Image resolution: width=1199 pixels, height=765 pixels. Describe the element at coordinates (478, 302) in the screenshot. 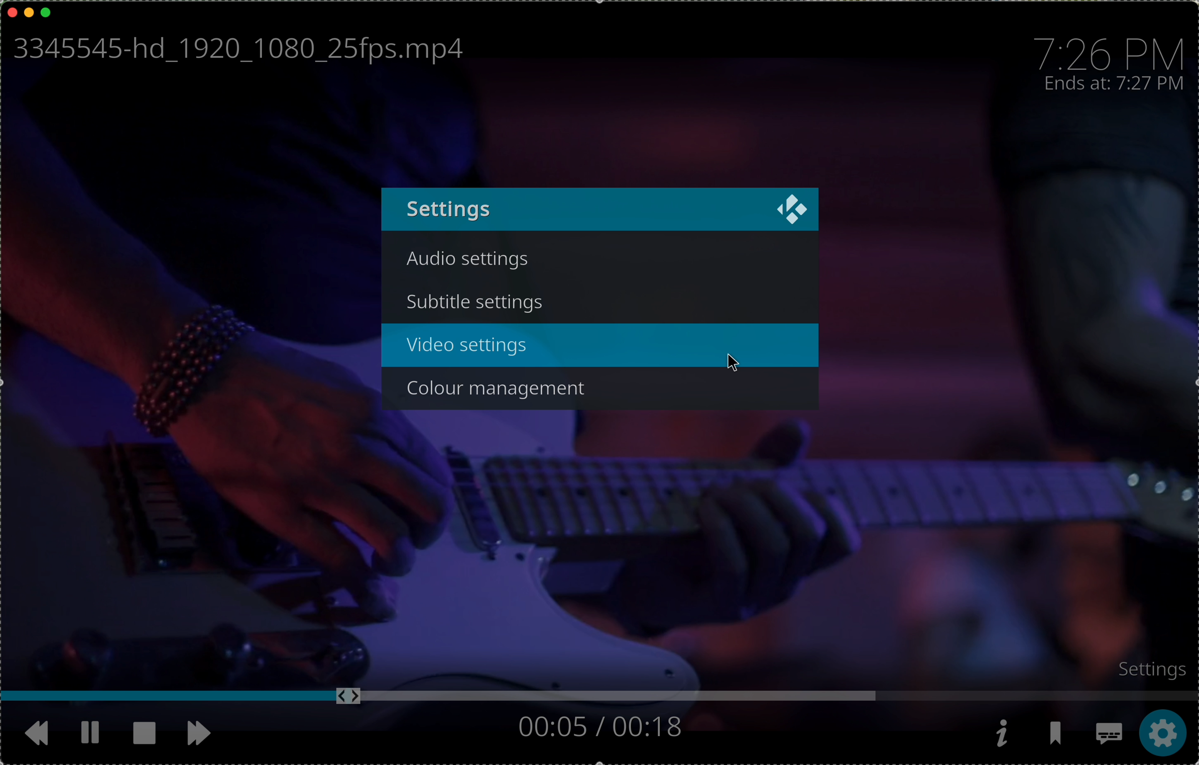

I see `subtitle settings` at that location.